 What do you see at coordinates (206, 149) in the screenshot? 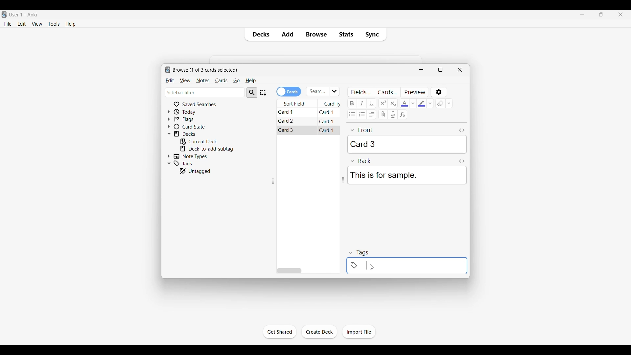
I see `Click to go to mentioned deck` at bounding box center [206, 149].